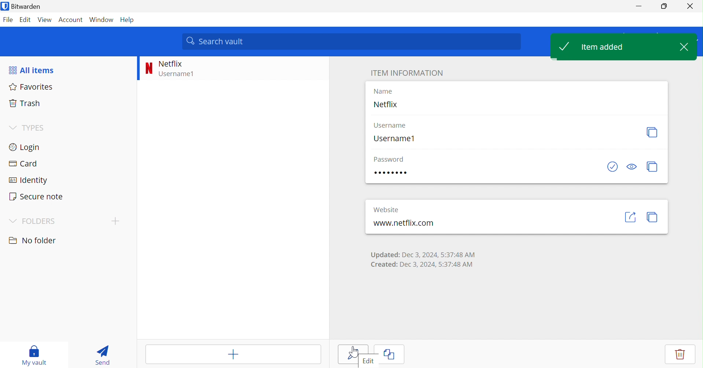  What do you see at coordinates (391, 172) in the screenshot?
I see `12345678` at bounding box center [391, 172].